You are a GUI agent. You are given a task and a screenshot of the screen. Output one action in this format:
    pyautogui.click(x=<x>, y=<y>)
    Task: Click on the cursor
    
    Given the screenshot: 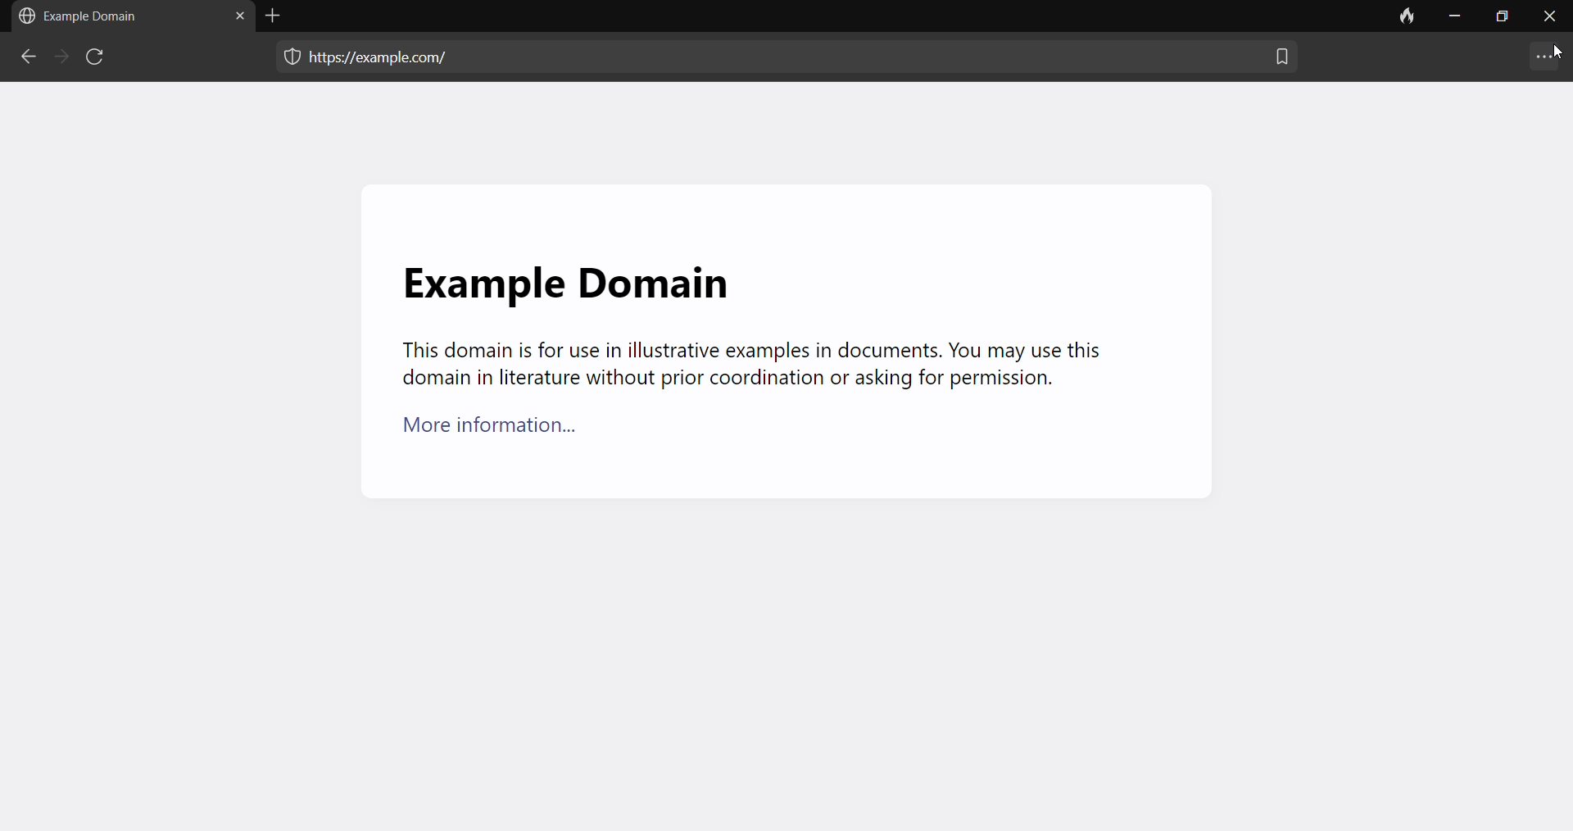 What is the action you would take?
    pyautogui.click(x=1558, y=51)
    